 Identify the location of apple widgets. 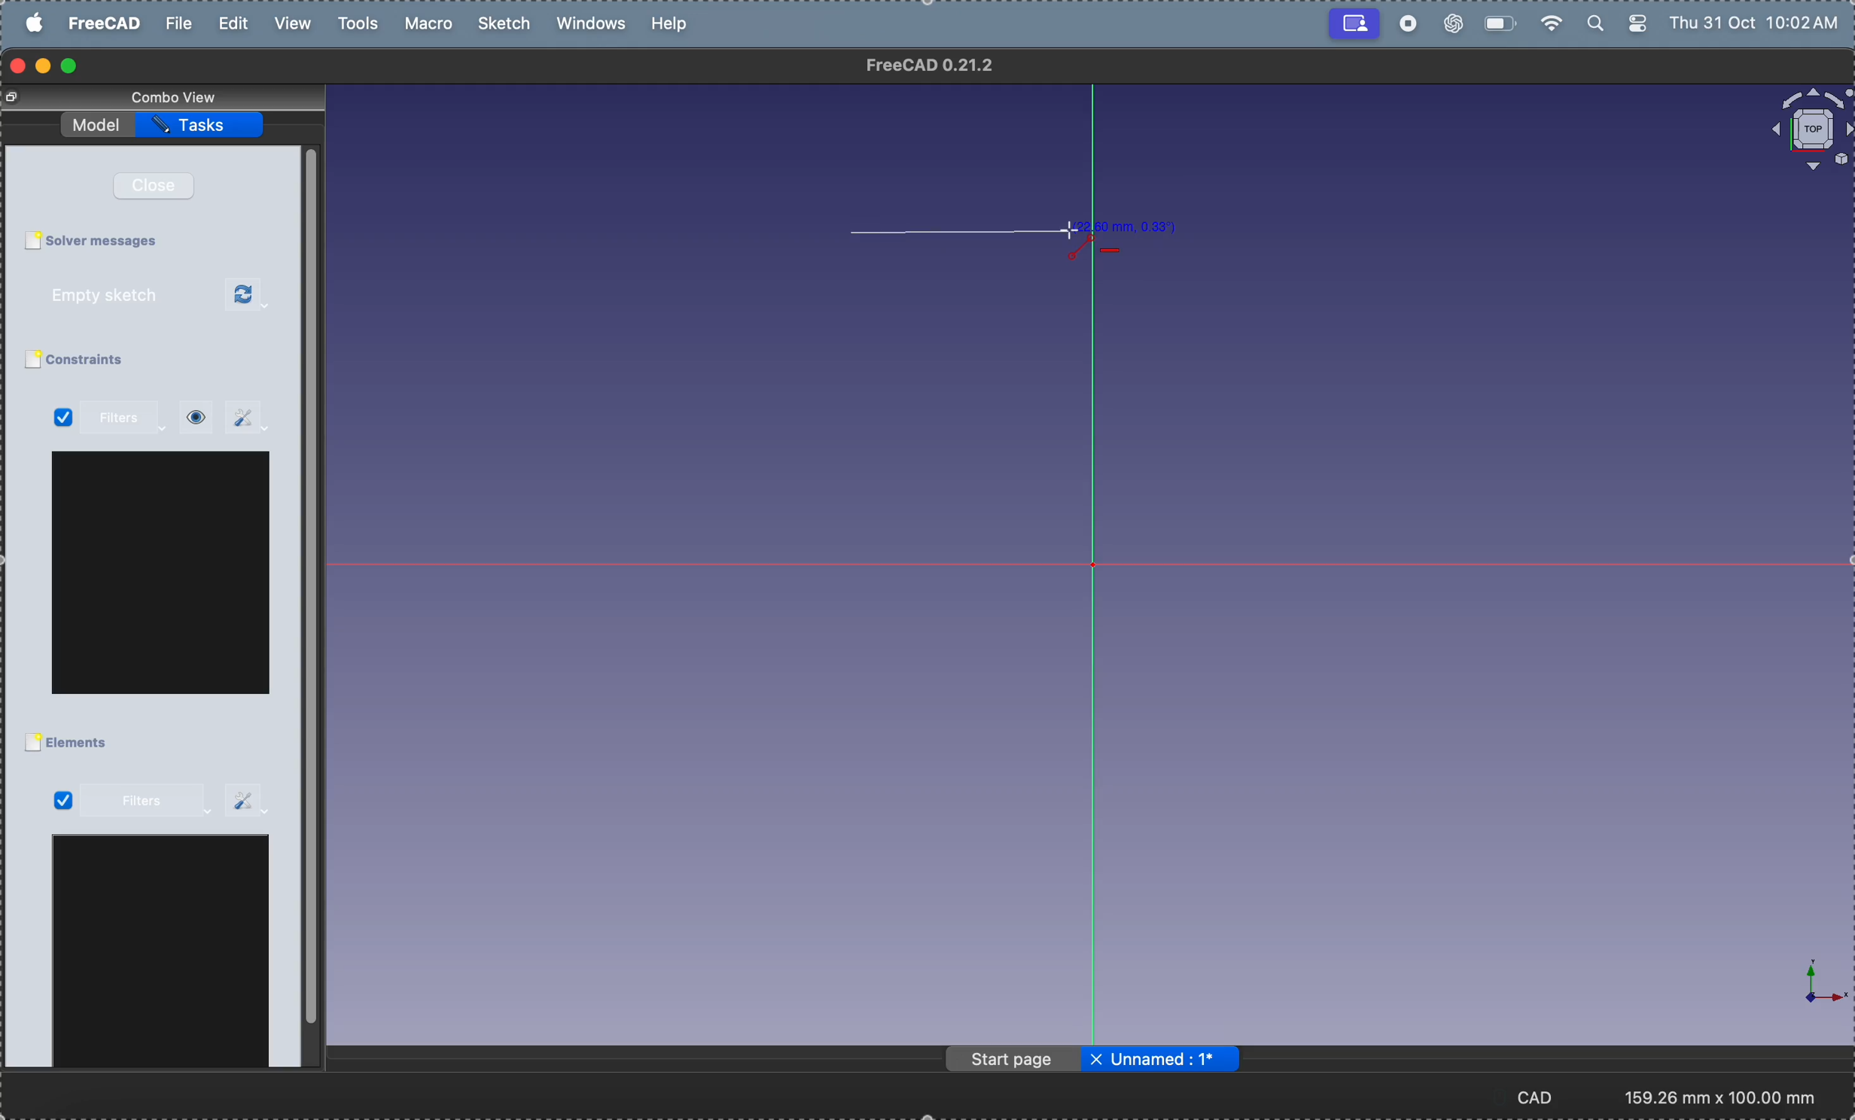
(1619, 23).